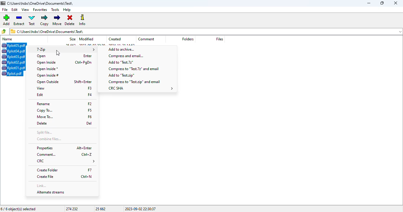 Image resolution: width=403 pixels, height=212 pixels. I want to click on CRC SHA, so click(141, 88).